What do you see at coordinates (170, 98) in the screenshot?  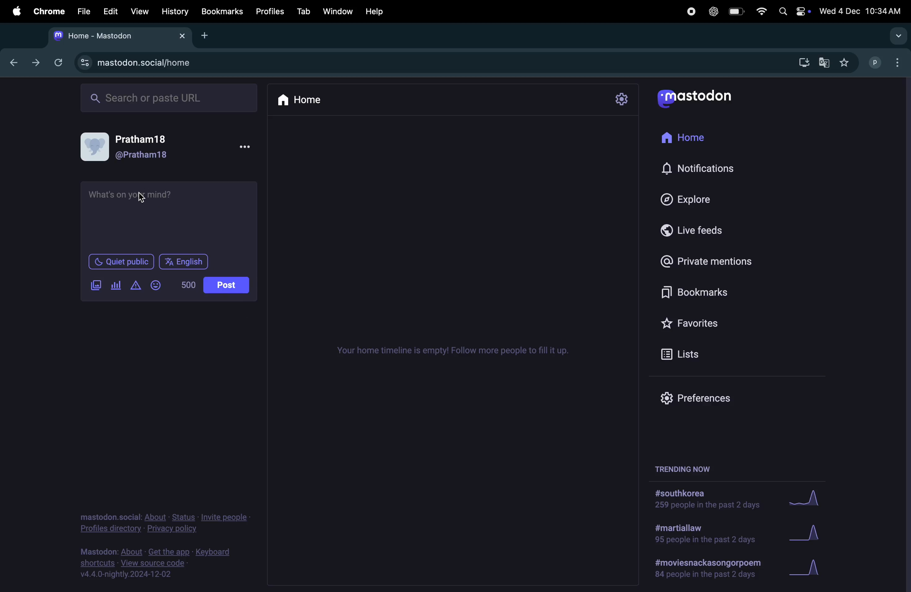 I see `Search or paste url` at bounding box center [170, 98].